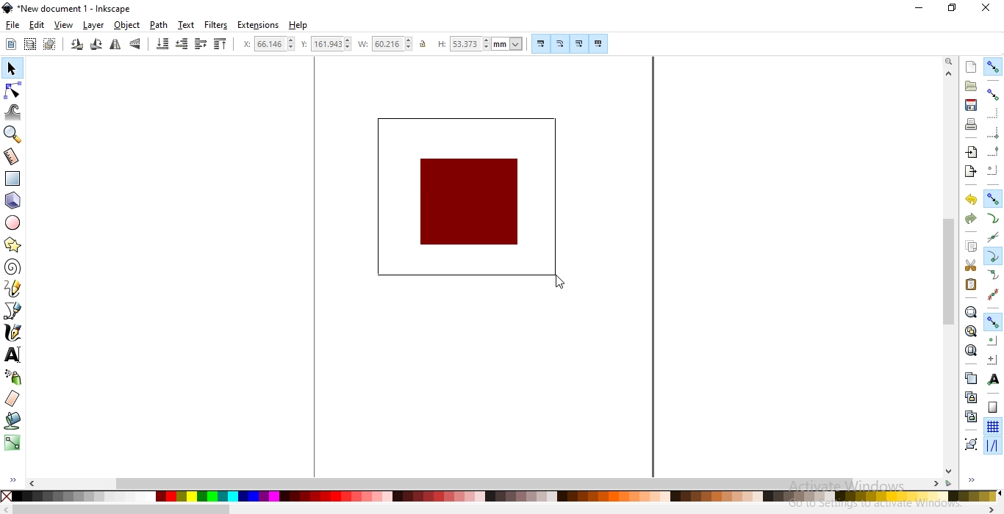 This screenshot has width=1004, height=514. Describe the element at coordinates (49, 45) in the screenshot. I see `deselect any selected objects or nodes` at that location.